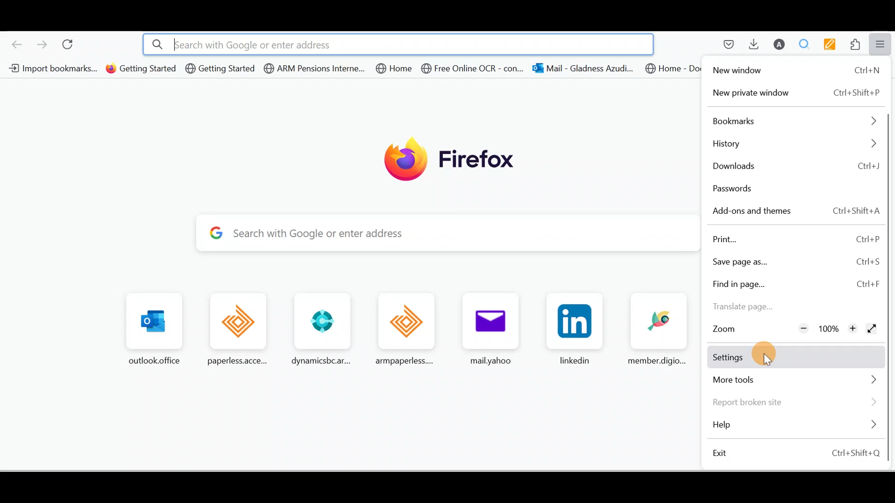 The width and height of the screenshot is (895, 503). What do you see at coordinates (793, 238) in the screenshot?
I see `Print       Ctrl+P` at bounding box center [793, 238].